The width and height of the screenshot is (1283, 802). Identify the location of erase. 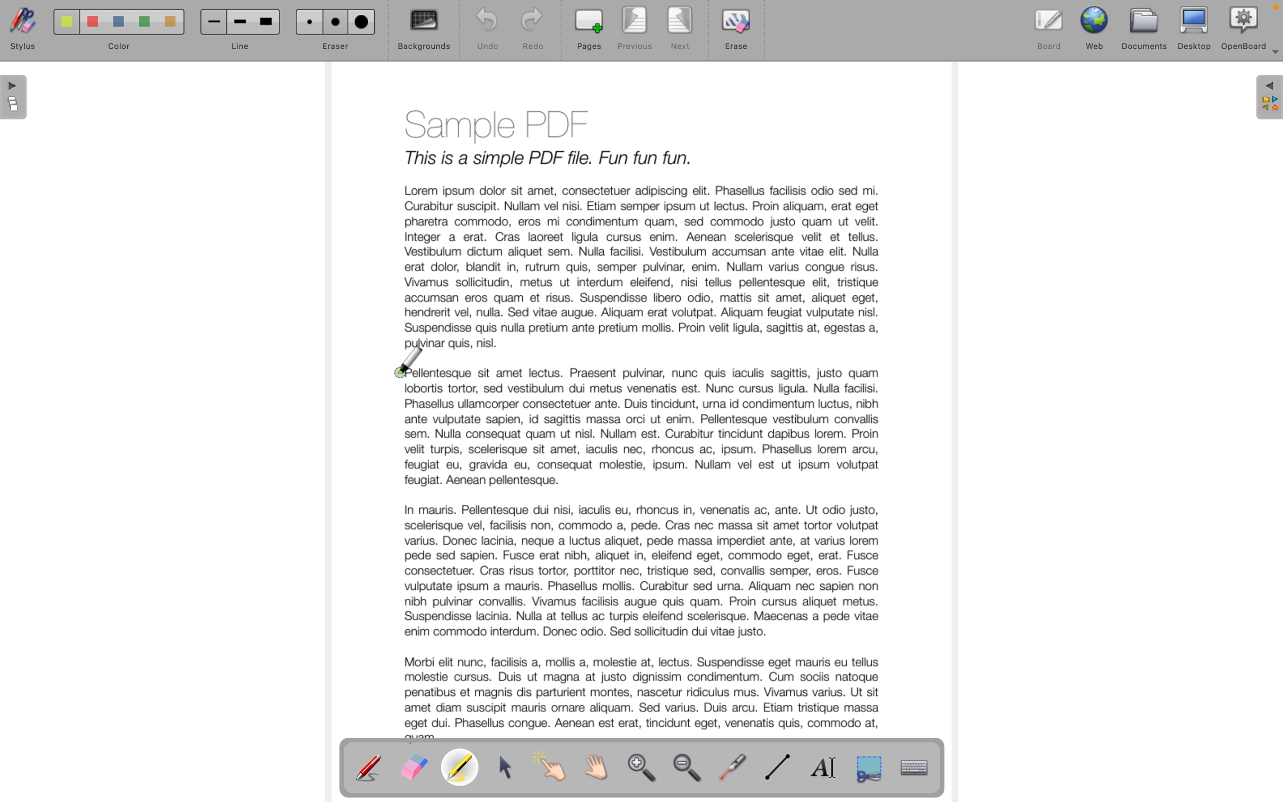
(739, 35).